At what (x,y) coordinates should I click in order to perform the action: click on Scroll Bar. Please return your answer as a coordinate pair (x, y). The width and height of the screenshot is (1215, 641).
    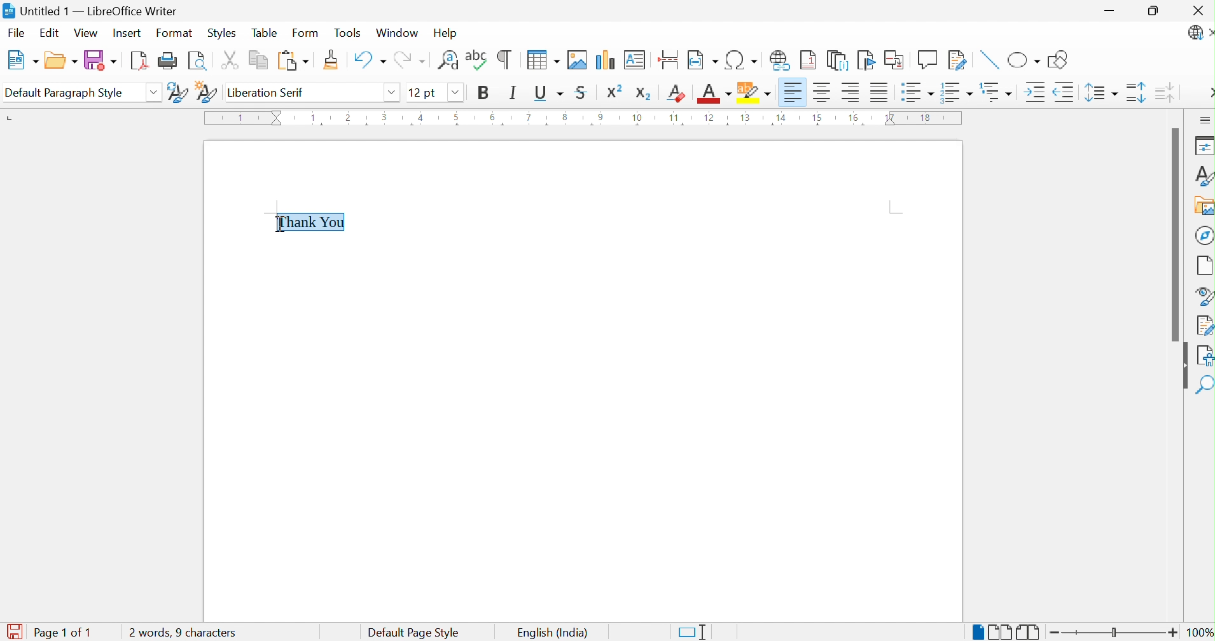
    Looking at the image, I should click on (1171, 234).